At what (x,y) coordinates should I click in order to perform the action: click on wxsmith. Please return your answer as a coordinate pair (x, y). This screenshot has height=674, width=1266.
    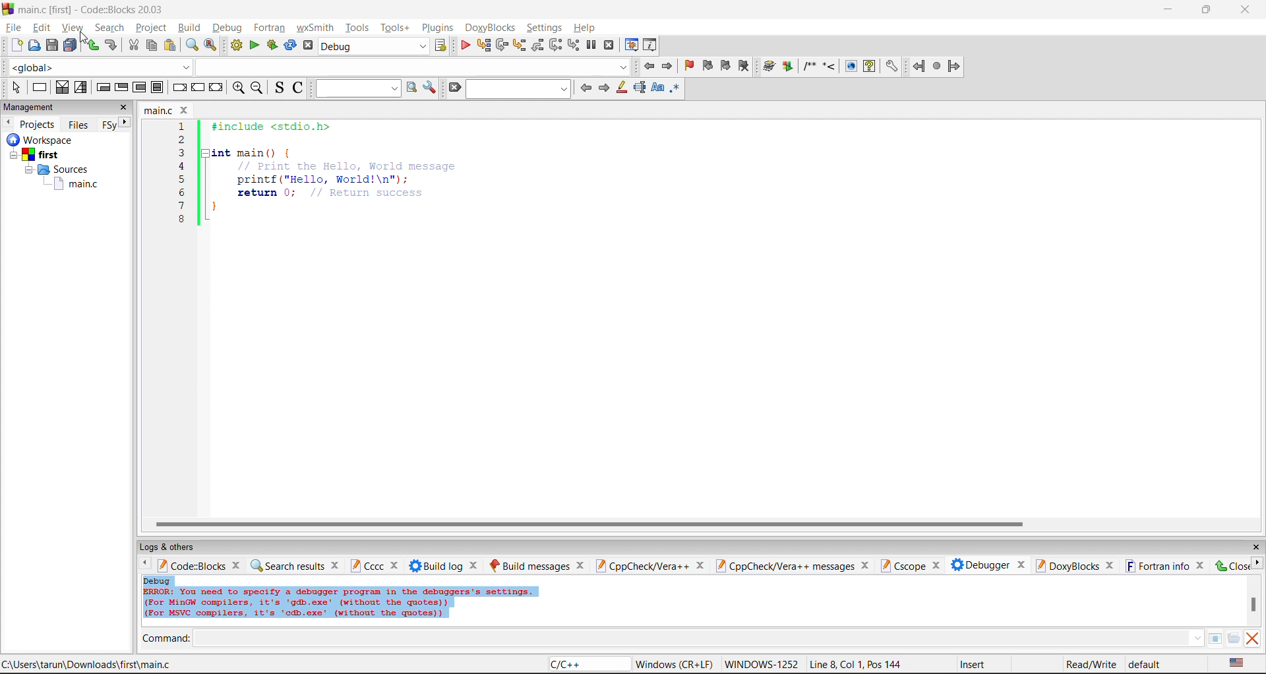
    Looking at the image, I should click on (315, 28).